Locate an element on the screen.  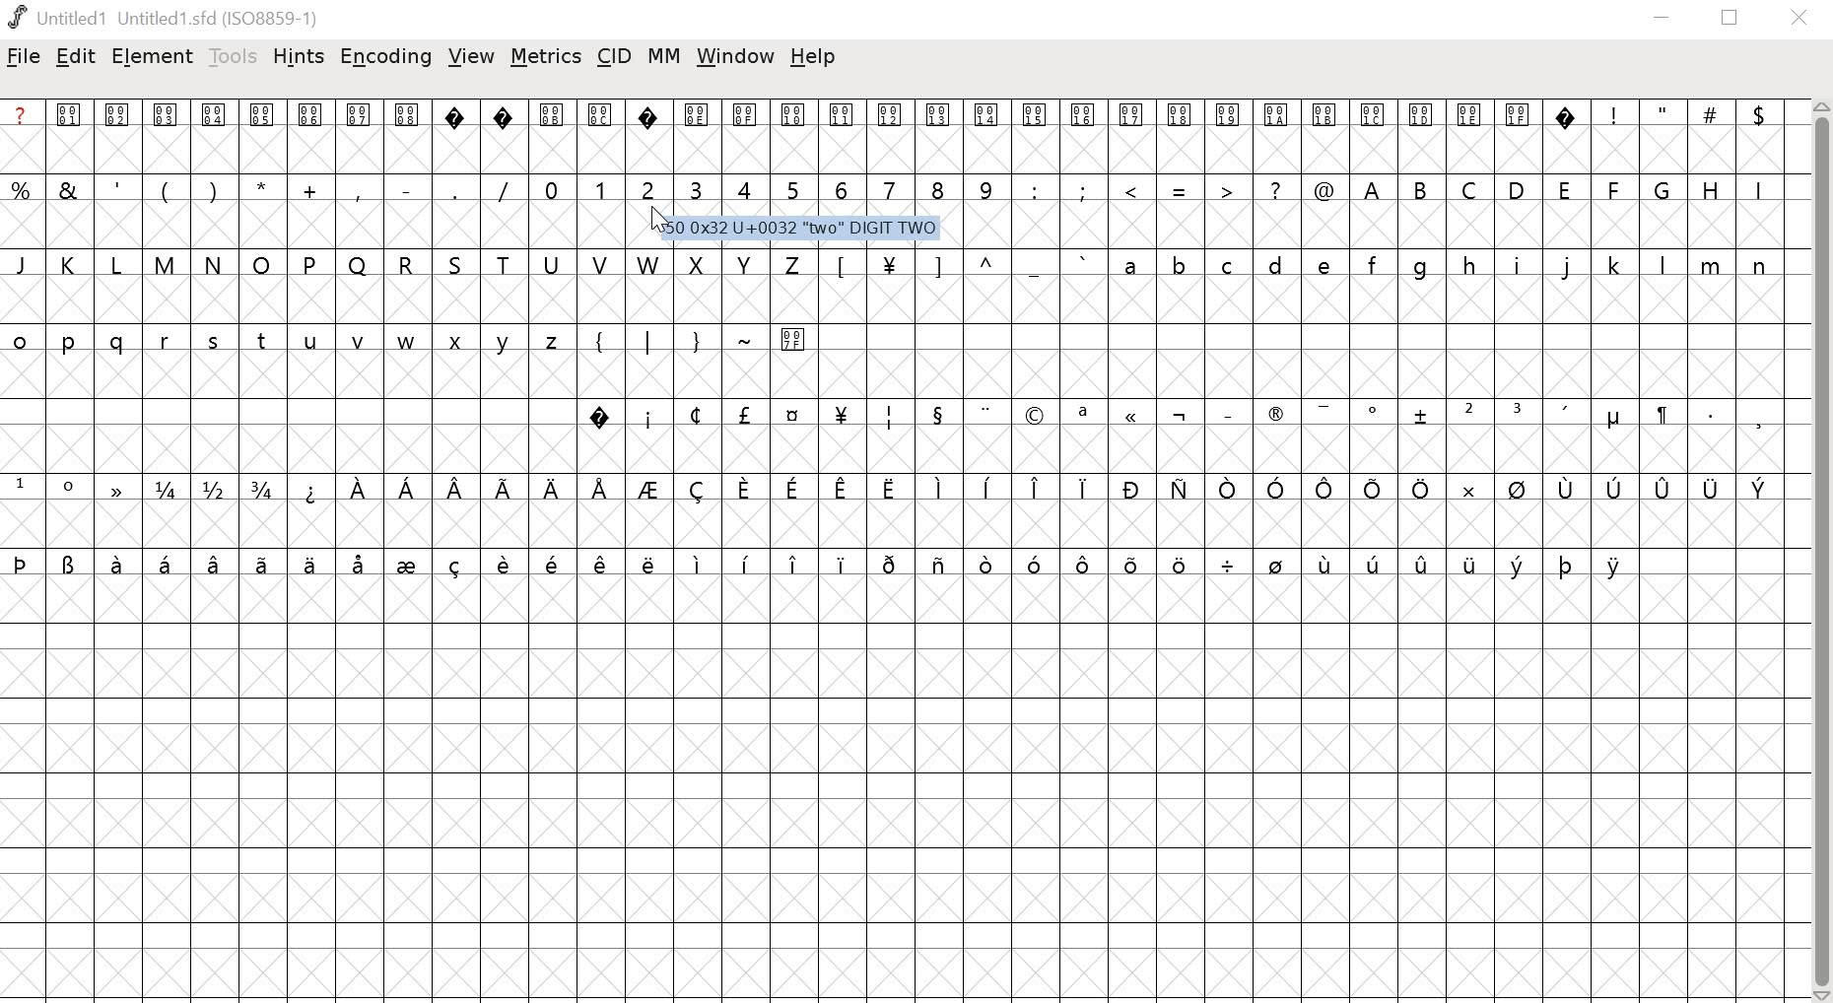
view is located at coordinates (474, 54).